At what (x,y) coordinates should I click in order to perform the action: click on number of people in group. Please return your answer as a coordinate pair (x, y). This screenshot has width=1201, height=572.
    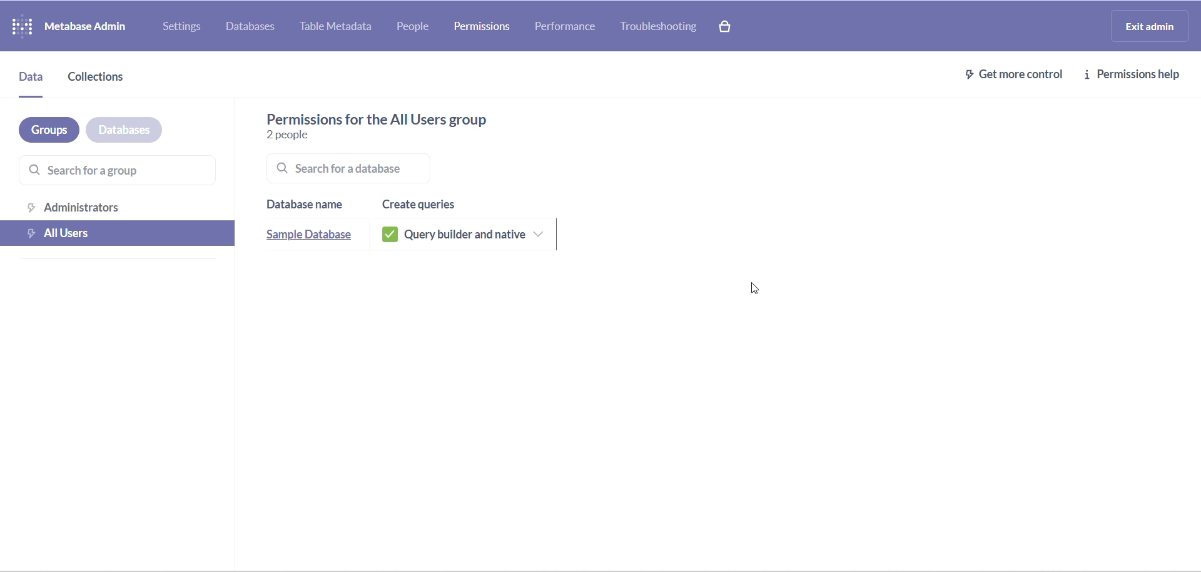
    Looking at the image, I should click on (307, 137).